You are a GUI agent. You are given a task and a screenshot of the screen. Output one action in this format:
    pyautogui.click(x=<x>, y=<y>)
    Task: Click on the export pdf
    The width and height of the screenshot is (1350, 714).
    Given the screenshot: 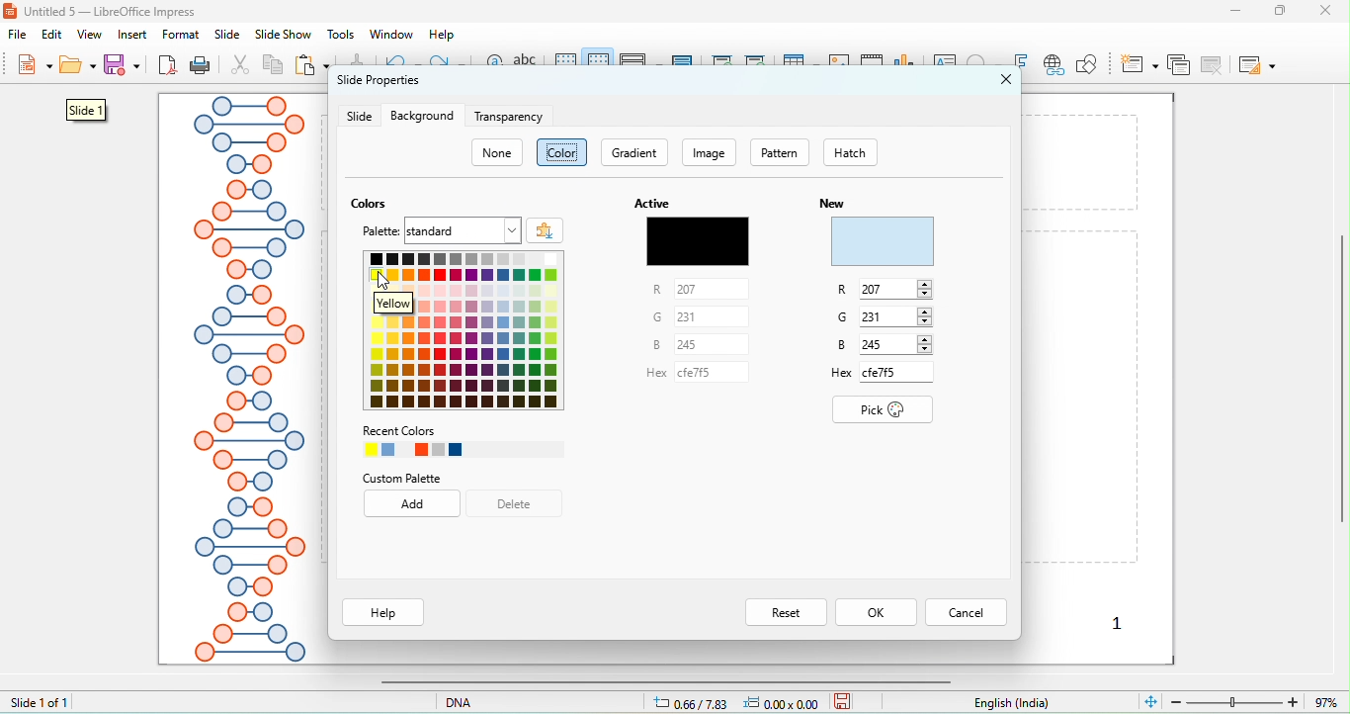 What is the action you would take?
    pyautogui.click(x=168, y=66)
    